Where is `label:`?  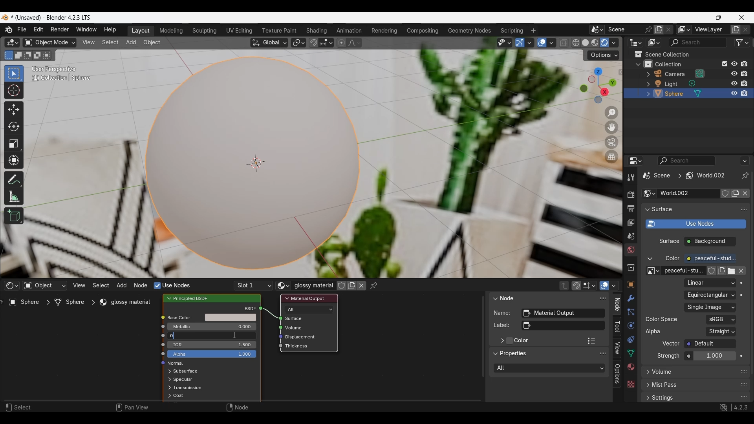 label: is located at coordinates (502, 325).